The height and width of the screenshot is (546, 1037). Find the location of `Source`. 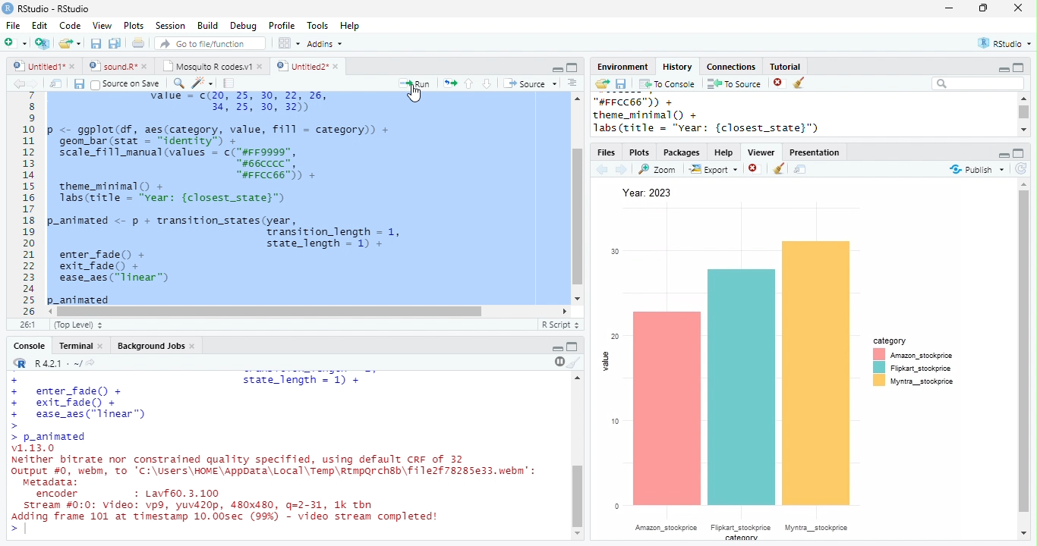

Source is located at coordinates (530, 83).